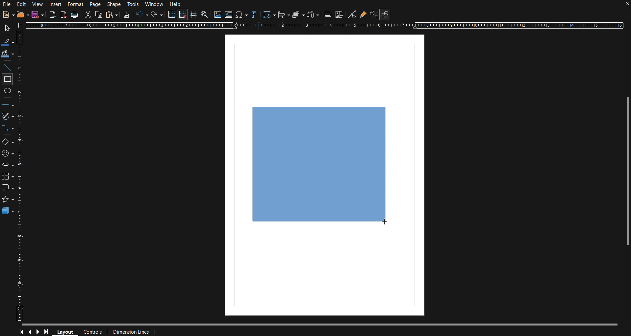 The image size is (631, 336). Describe the element at coordinates (8, 128) in the screenshot. I see `Connectors` at that location.